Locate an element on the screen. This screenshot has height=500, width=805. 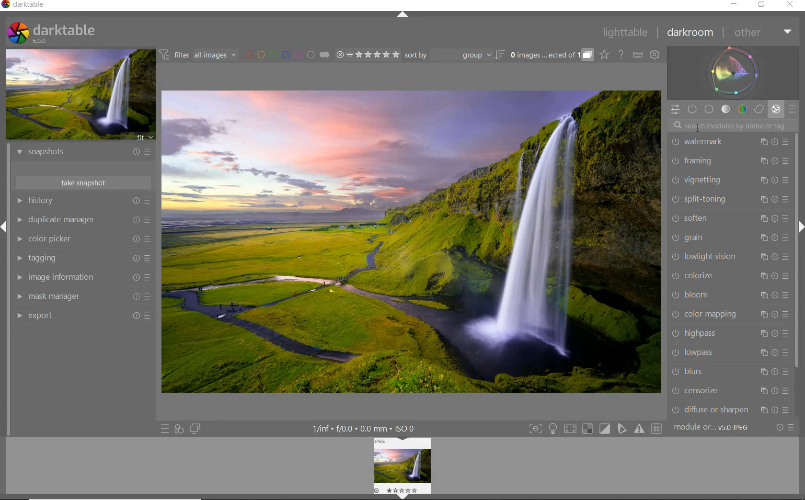
Expand/Collapse is located at coordinates (800, 226).